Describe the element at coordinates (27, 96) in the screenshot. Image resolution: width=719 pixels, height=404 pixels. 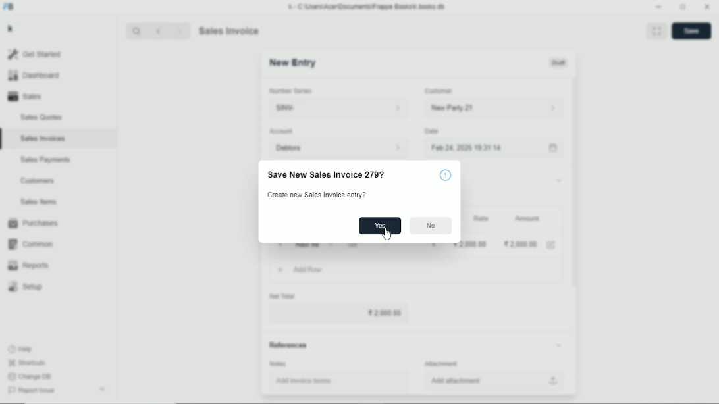
I see `Sales` at that location.